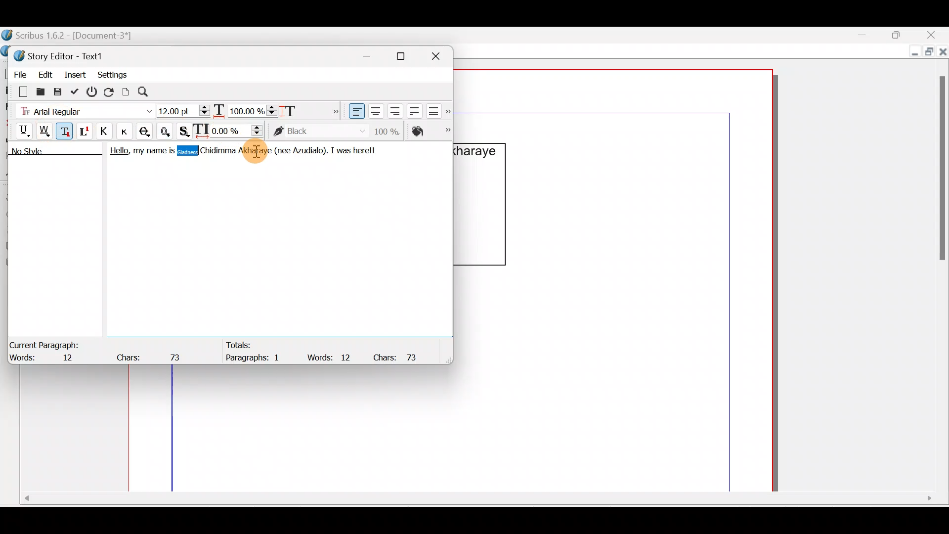 The width and height of the screenshot is (949, 534). Describe the element at coordinates (127, 131) in the screenshot. I see `Small caps` at that location.